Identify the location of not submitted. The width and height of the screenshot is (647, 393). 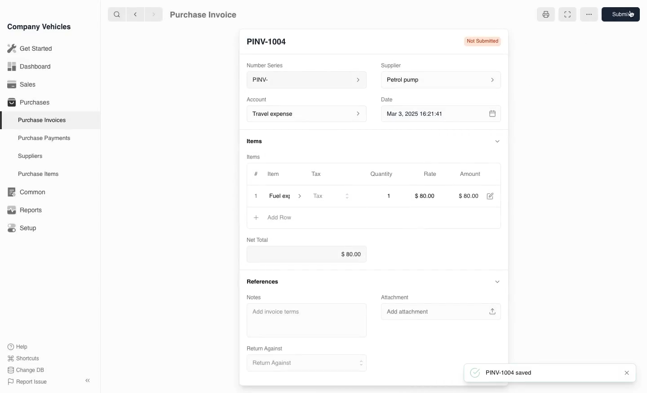
(481, 42).